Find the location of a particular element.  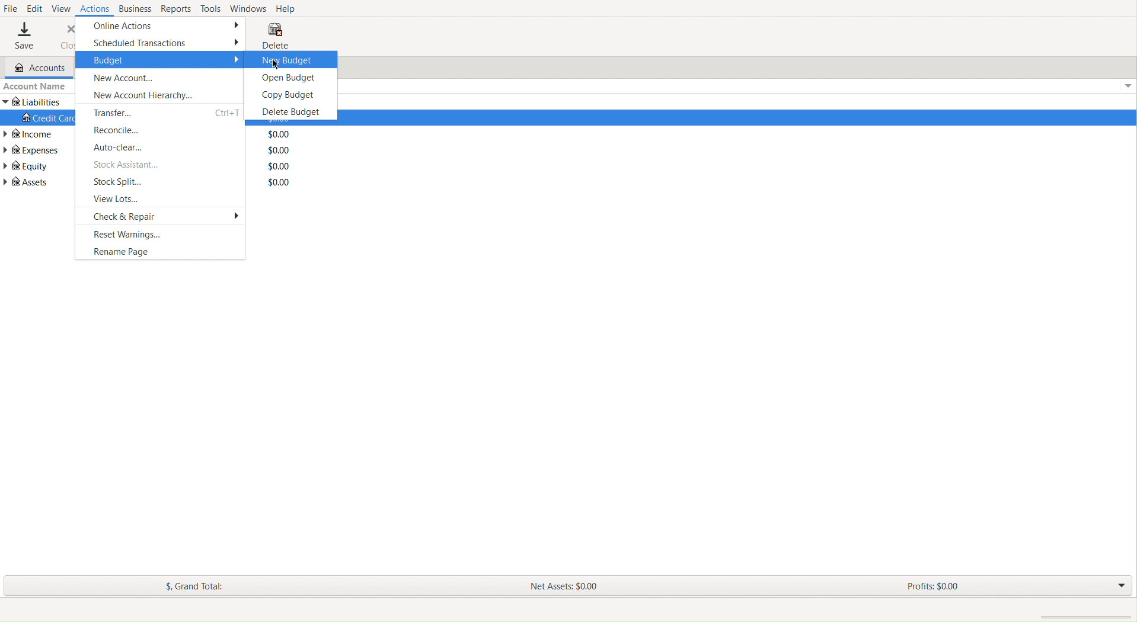

Dropdown is located at coordinates (1125, 86).